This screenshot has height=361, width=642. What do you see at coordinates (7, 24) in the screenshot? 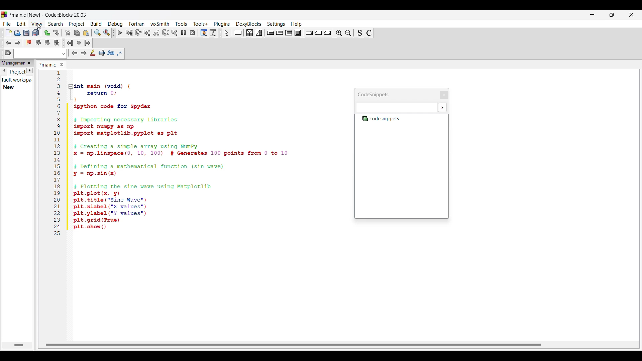
I see `File menu` at bounding box center [7, 24].